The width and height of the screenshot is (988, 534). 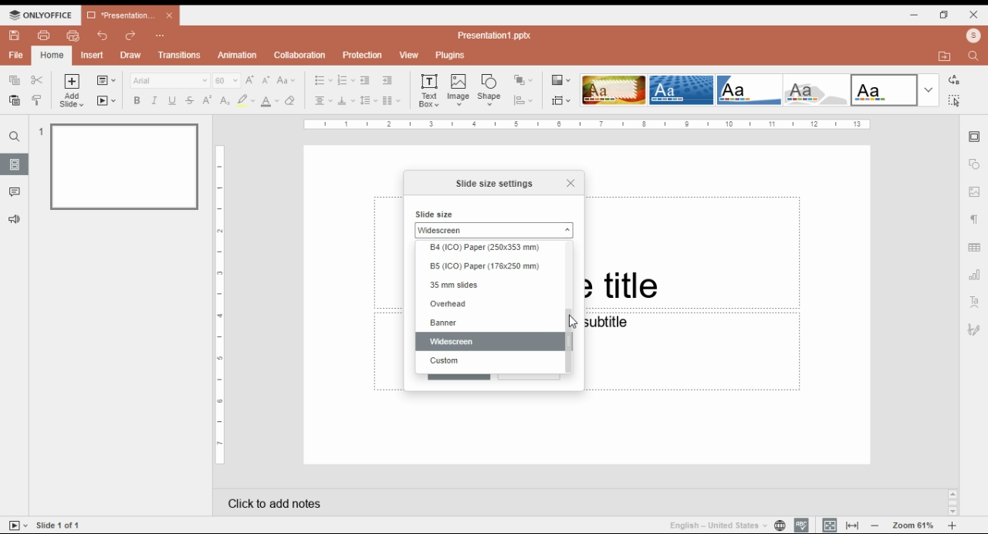 What do you see at coordinates (15, 137) in the screenshot?
I see `find` at bounding box center [15, 137].